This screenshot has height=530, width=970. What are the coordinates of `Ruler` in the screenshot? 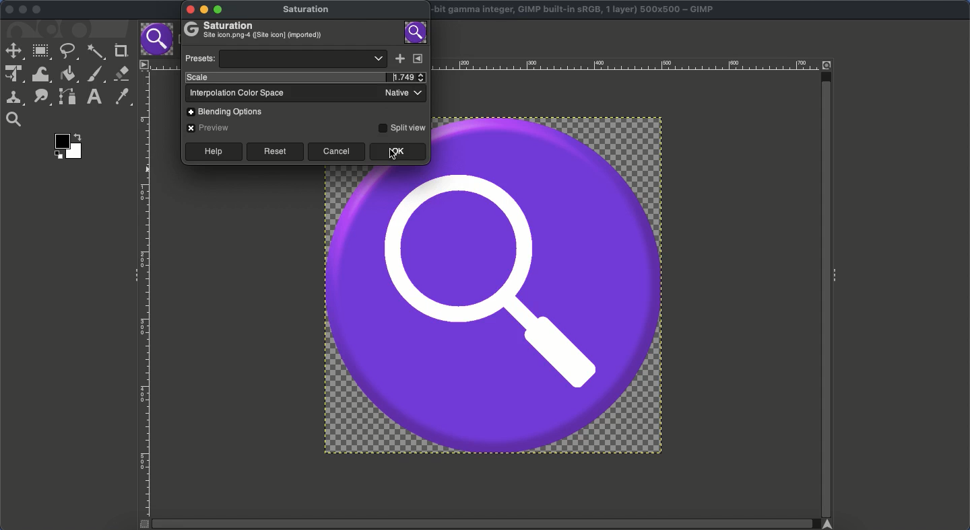 It's located at (146, 295).